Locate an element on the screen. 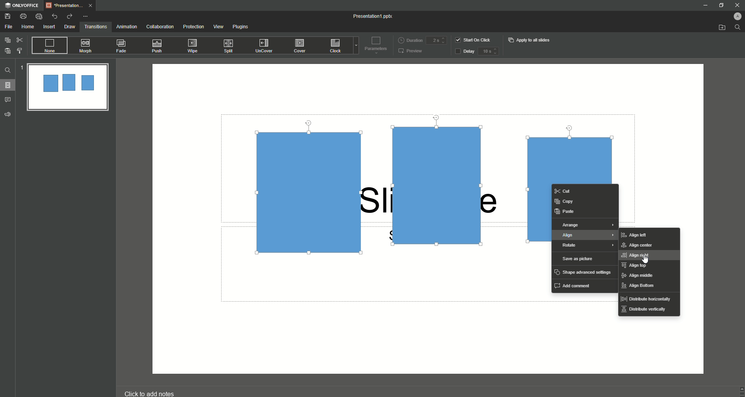  dropdown is located at coordinates (355, 47).